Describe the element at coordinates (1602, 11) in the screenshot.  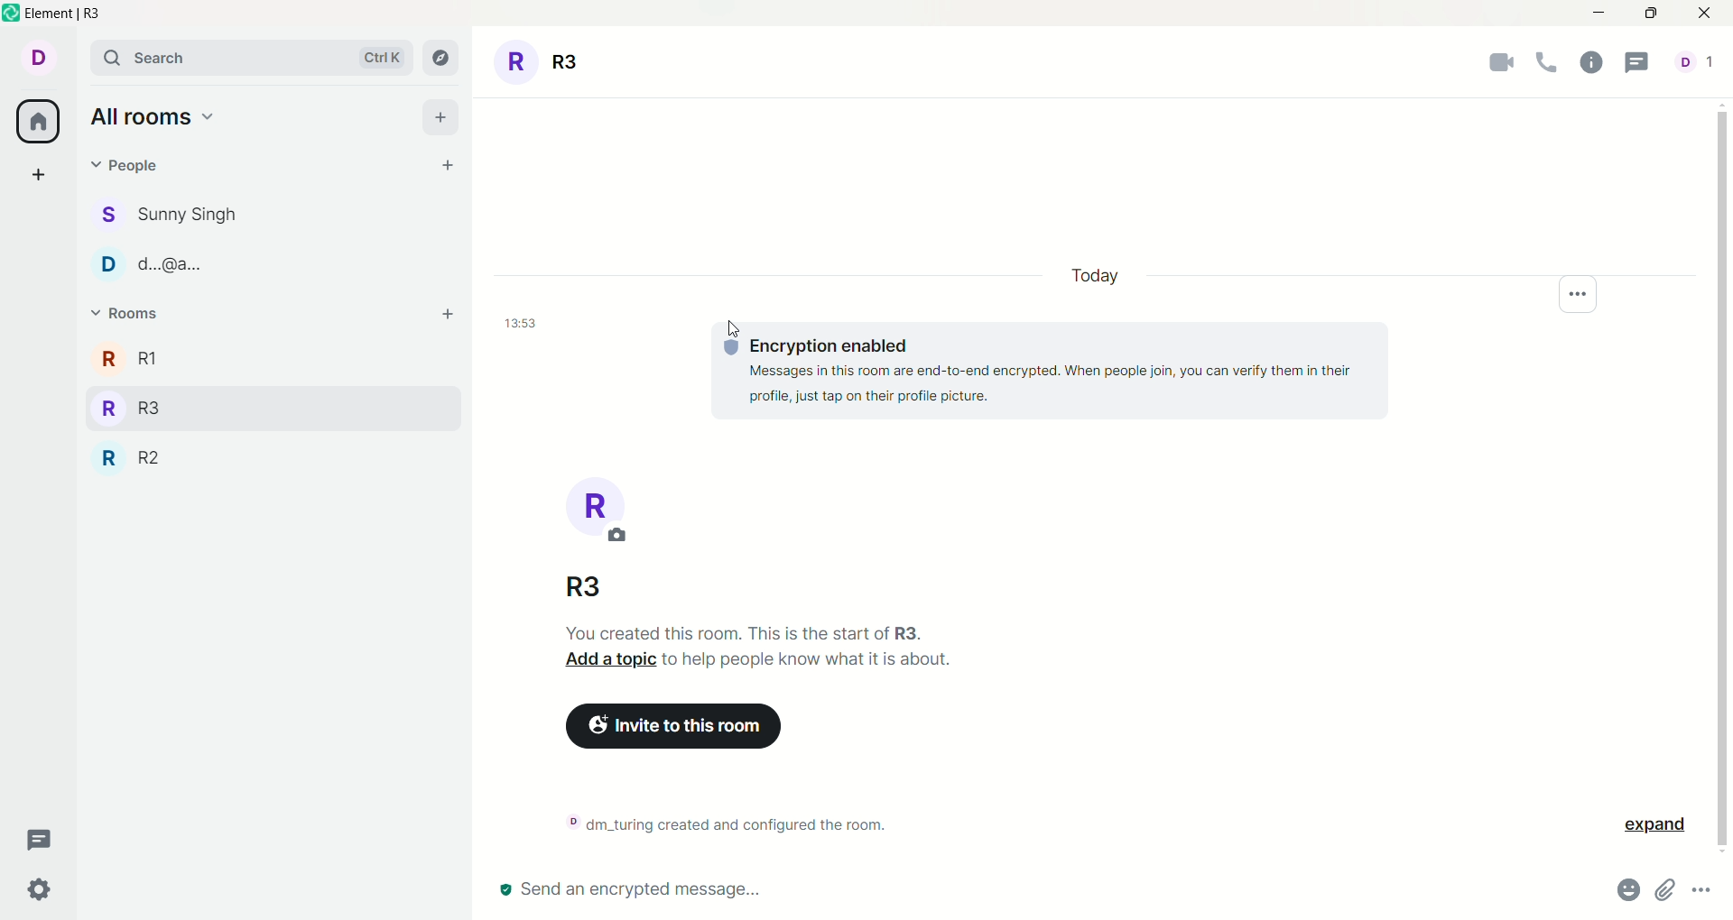
I see `minimize` at that location.